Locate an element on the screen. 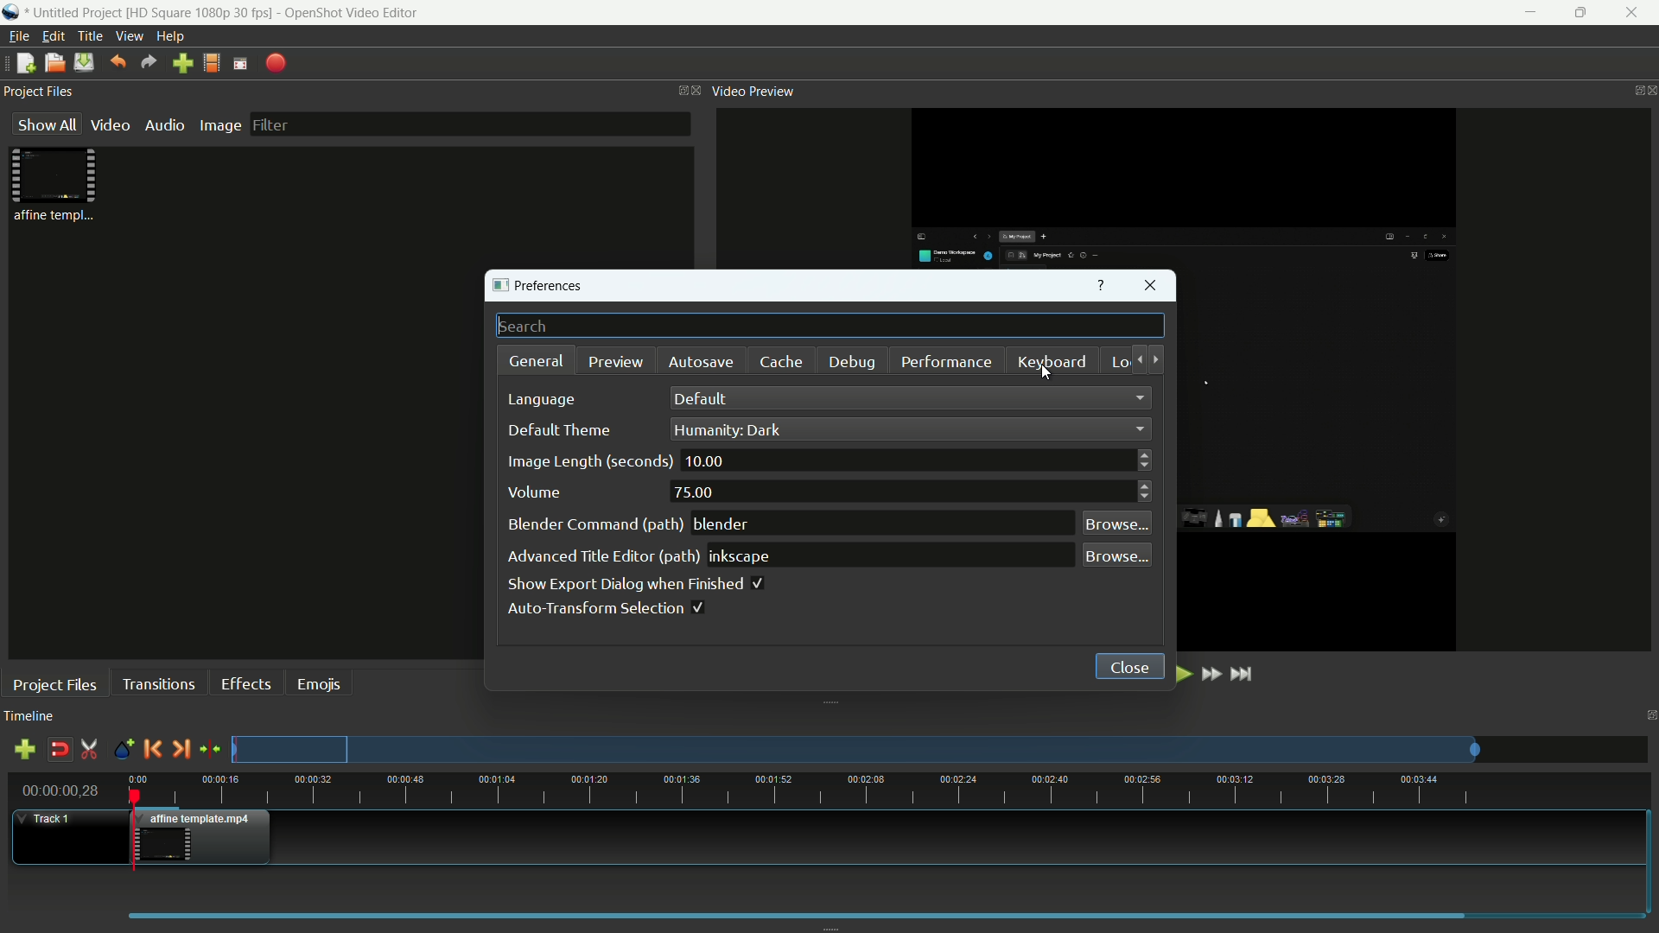 The image size is (1659, 933). preview track is located at coordinates (855, 749).